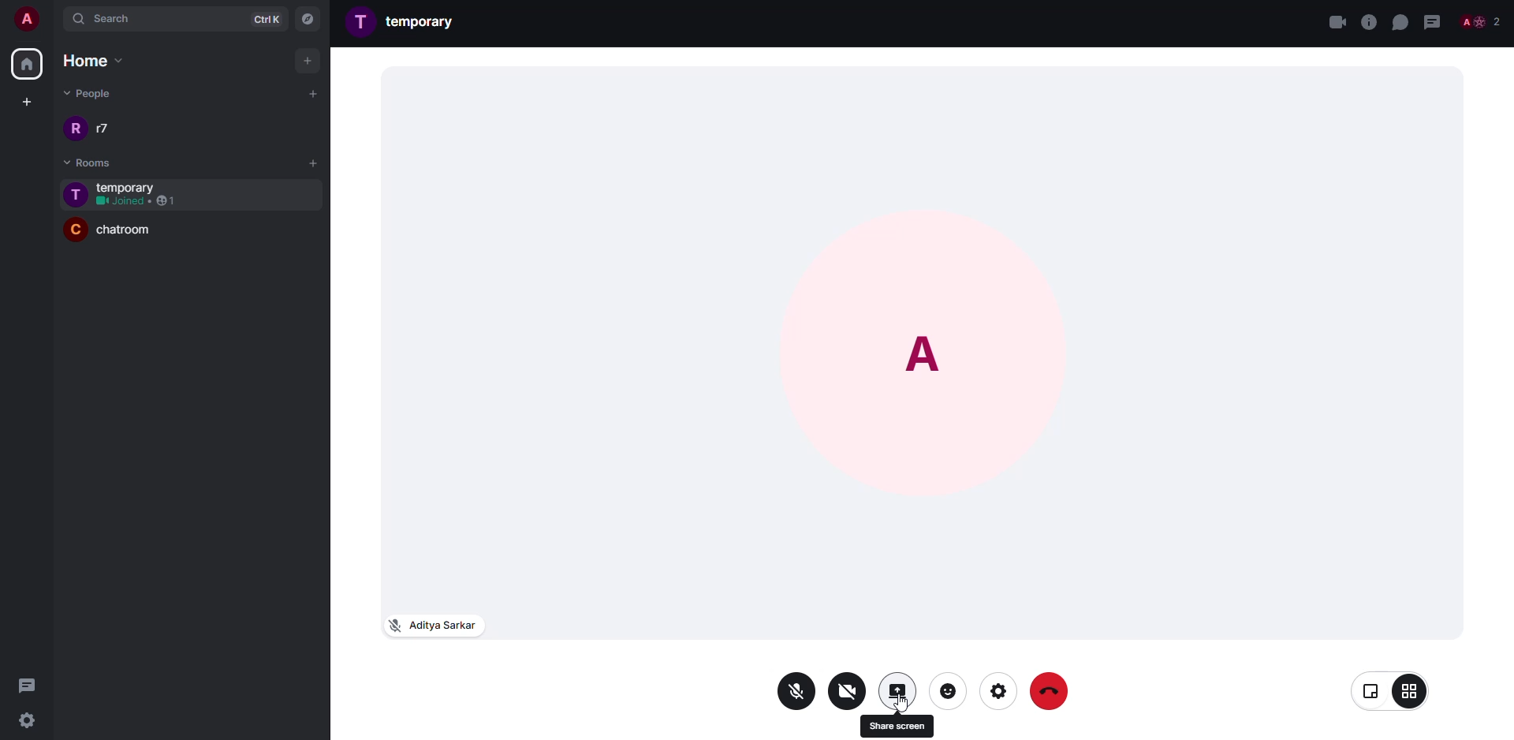 This screenshot has width=1514, height=740. I want to click on search, so click(135, 20).